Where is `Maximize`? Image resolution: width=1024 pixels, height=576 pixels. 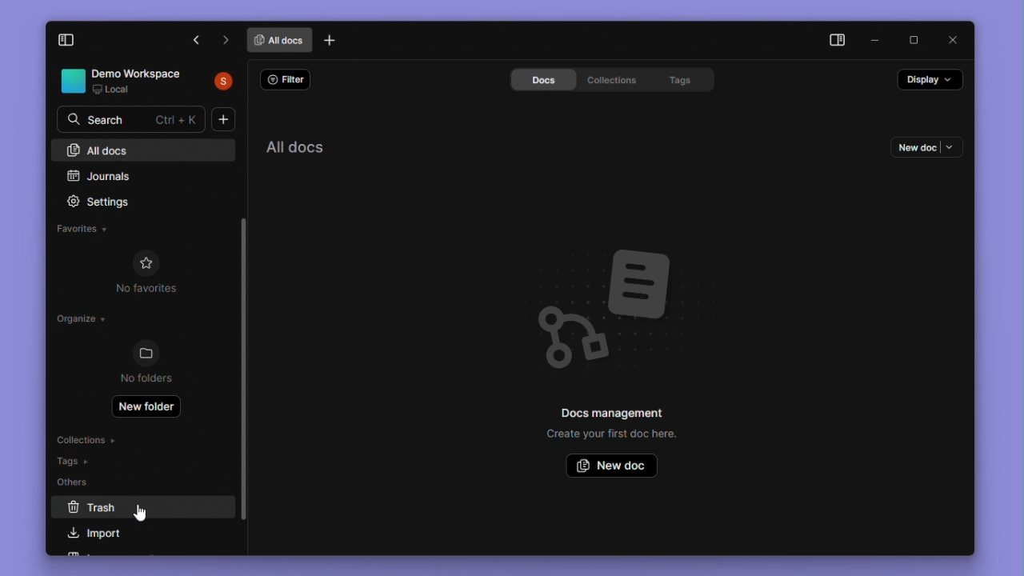 Maximize is located at coordinates (918, 38).